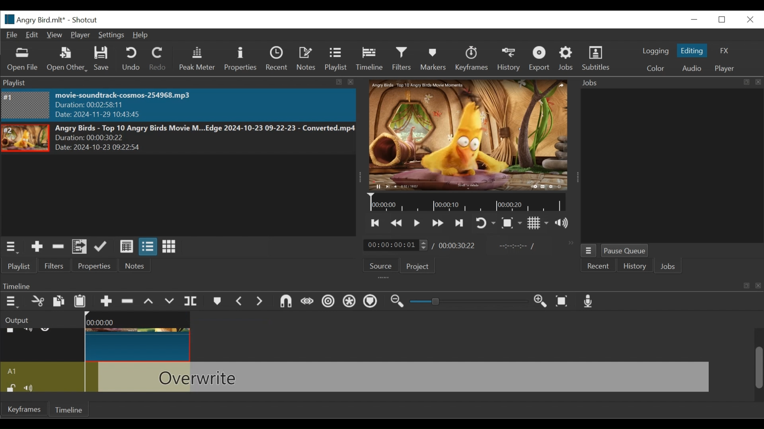 The image size is (764, 429). Describe the element at coordinates (465, 134) in the screenshot. I see `Media Viewer` at that location.